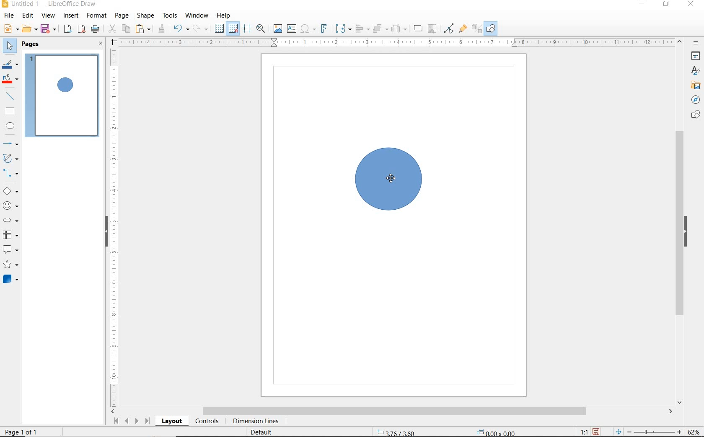  What do you see at coordinates (145, 28) in the screenshot?
I see `PASTE` at bounding box center [145, 28].